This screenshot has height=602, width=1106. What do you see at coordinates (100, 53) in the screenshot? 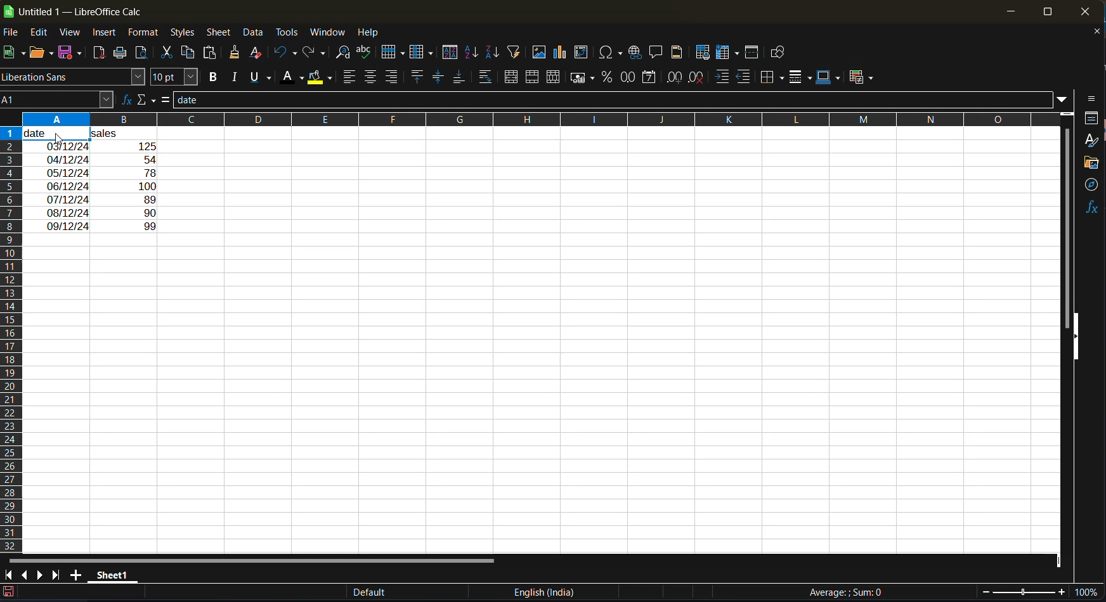
I see `export directly as pdf` at bounding box center [100, 53].